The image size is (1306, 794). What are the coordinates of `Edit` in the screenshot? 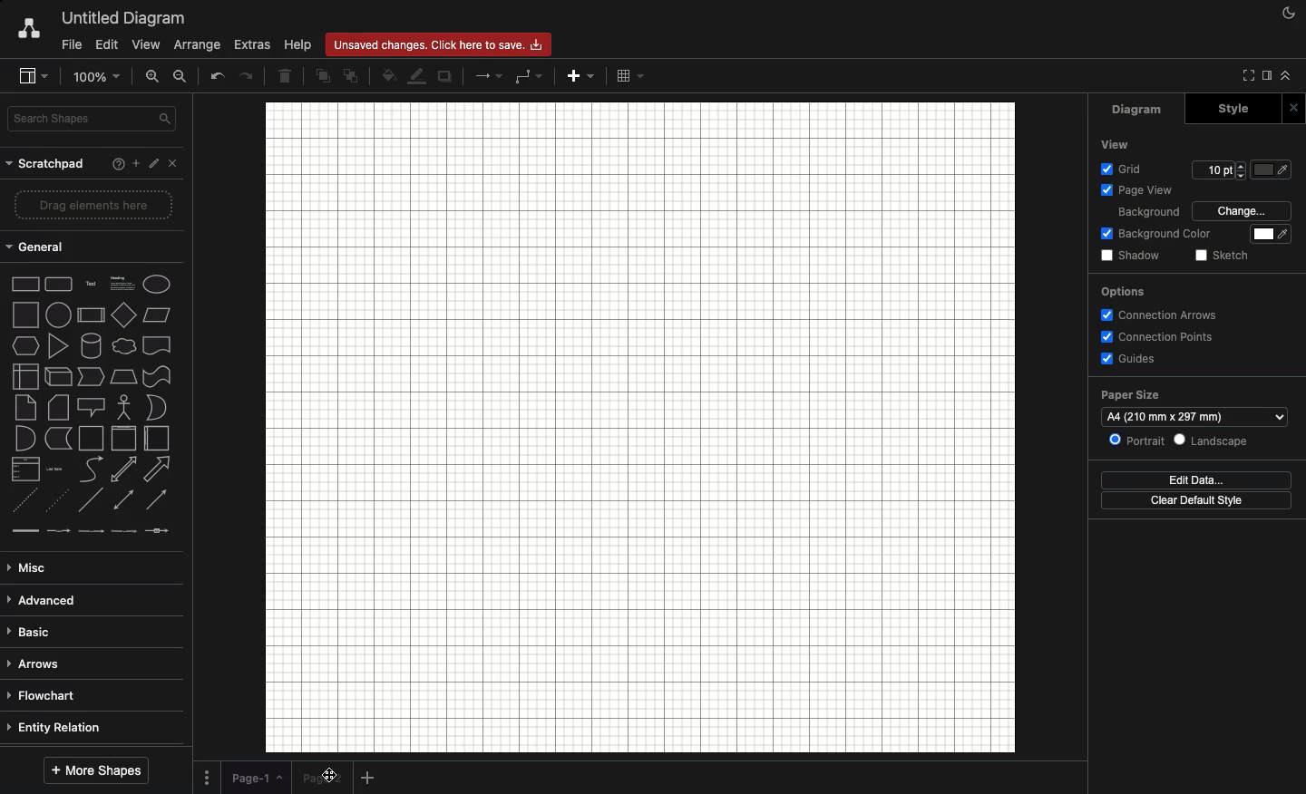 It's located at (106, 45).